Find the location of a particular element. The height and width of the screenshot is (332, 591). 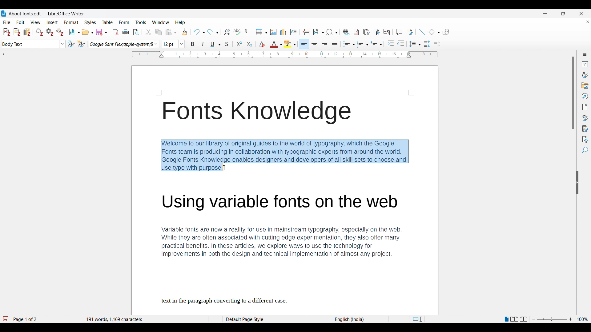

Styles menu is located at coordinates (90, 22).